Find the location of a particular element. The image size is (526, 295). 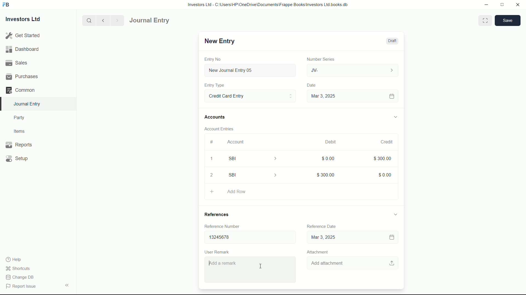

$300.00 is located at coordinates (326, 174).